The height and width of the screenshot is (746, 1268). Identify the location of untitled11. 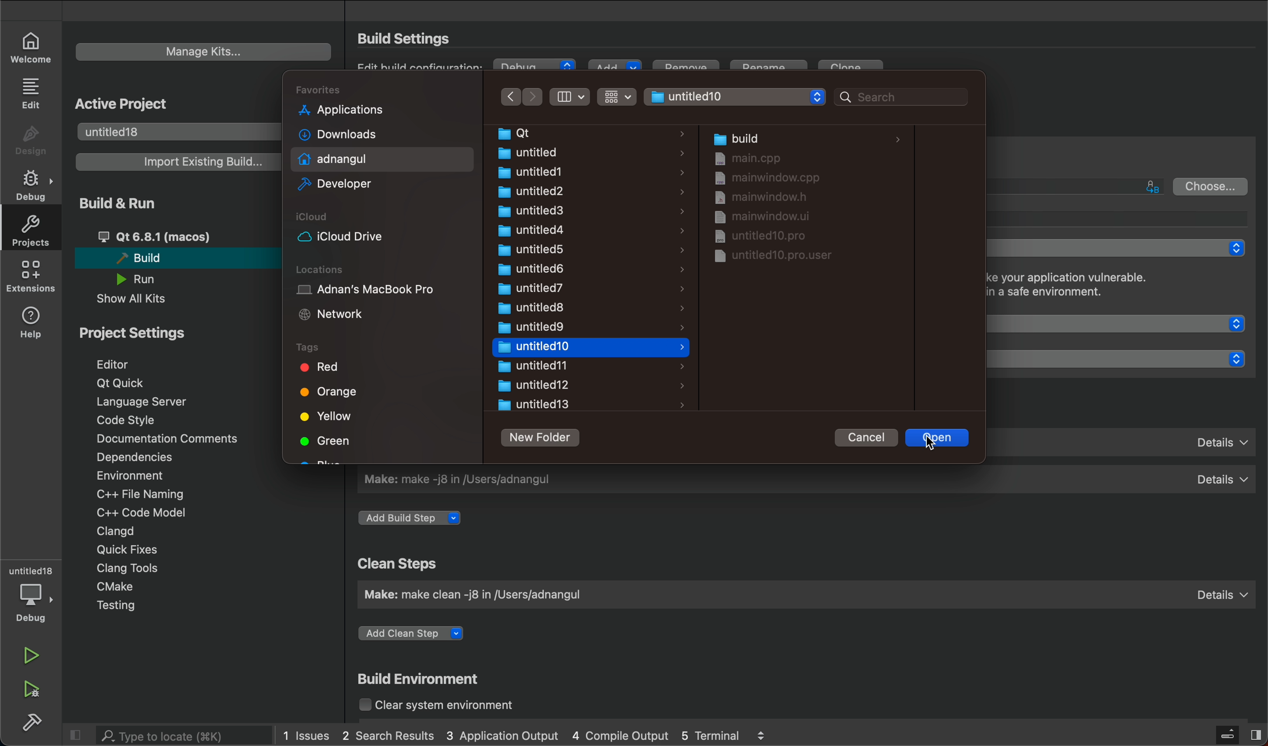
(588, 365).